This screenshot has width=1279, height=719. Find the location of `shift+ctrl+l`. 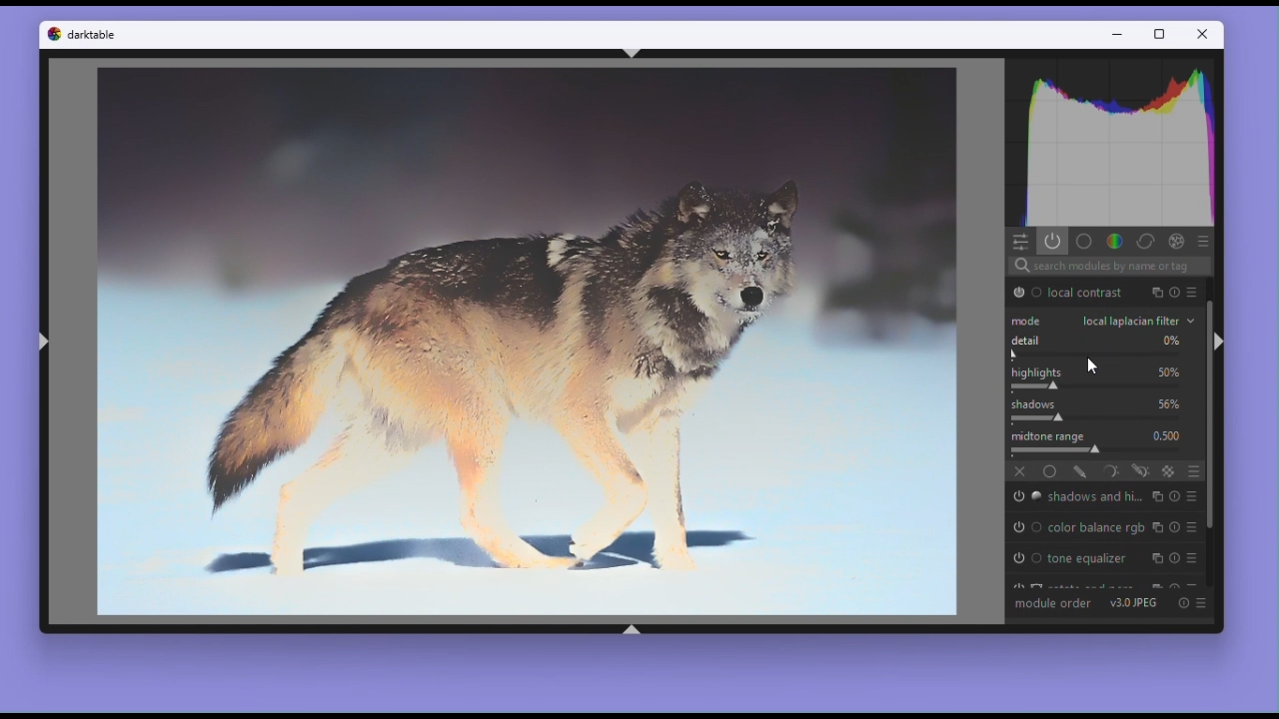

shift+ctrl+l is located at coordinates (42, 346).